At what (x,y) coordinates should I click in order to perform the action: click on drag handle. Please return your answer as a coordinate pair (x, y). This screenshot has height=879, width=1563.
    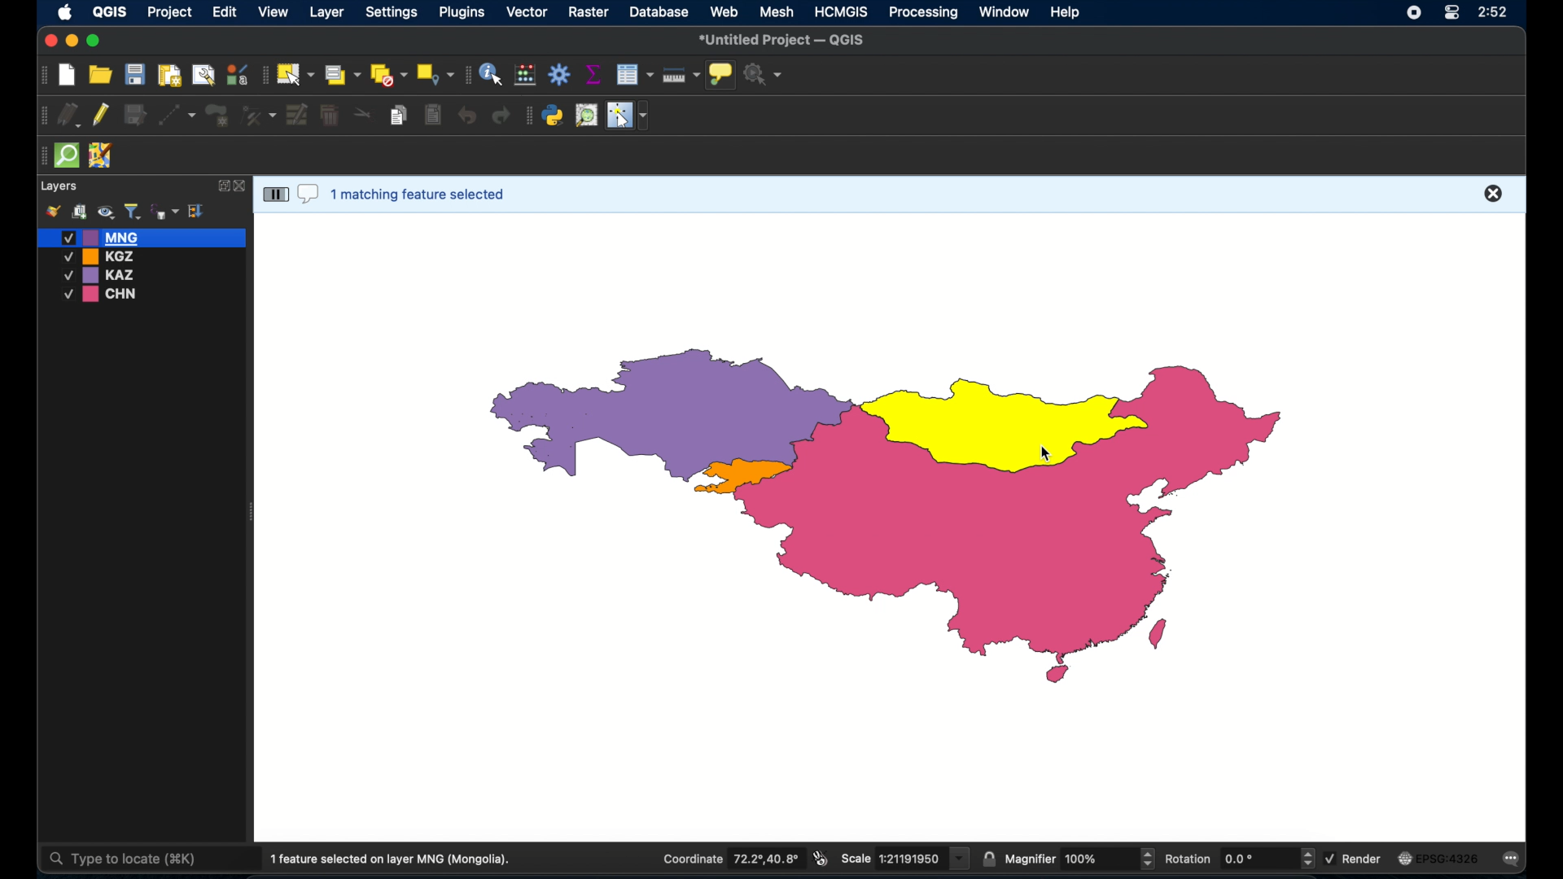
    Looking at the image, I should click on (42, 114).